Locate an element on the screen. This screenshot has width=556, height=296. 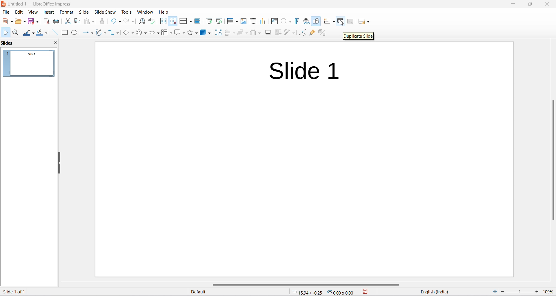
Fill colour is located at coordinates (42, 33).